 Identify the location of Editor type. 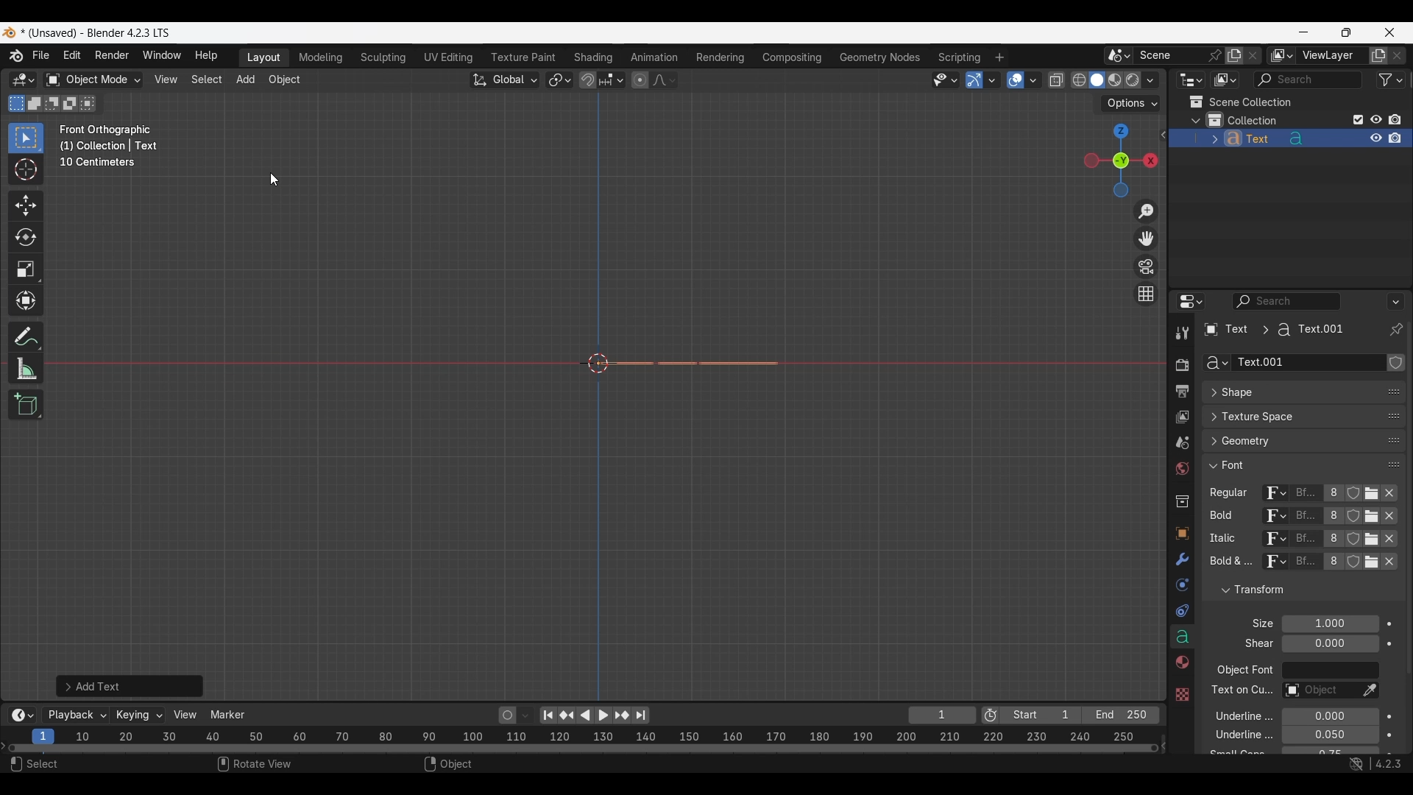
(1191, 79).